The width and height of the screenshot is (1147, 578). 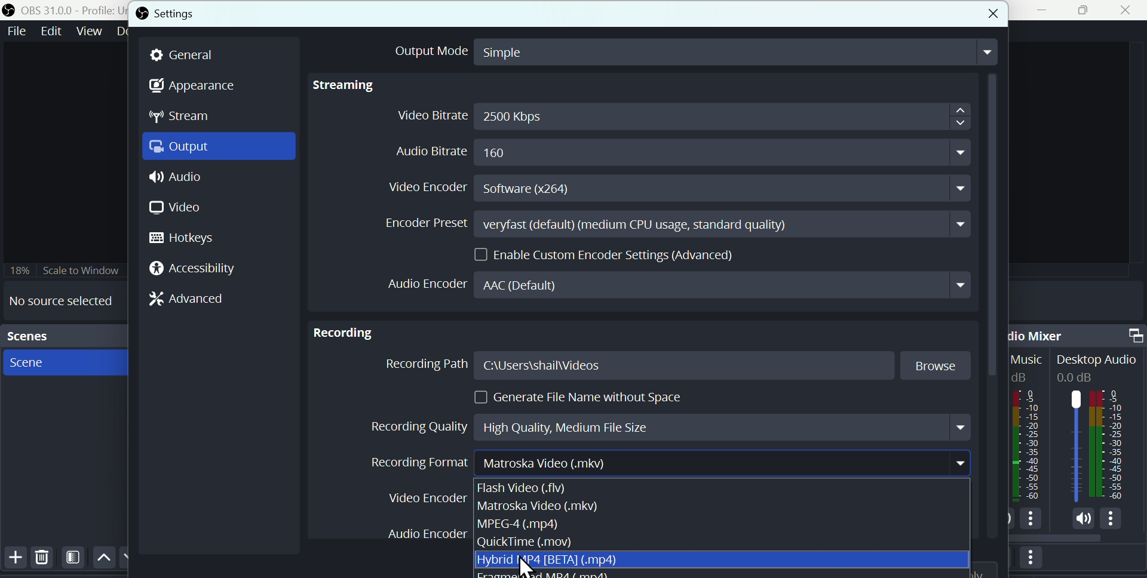 I want to click on Audio bitrate, so click(x=685, y=148).